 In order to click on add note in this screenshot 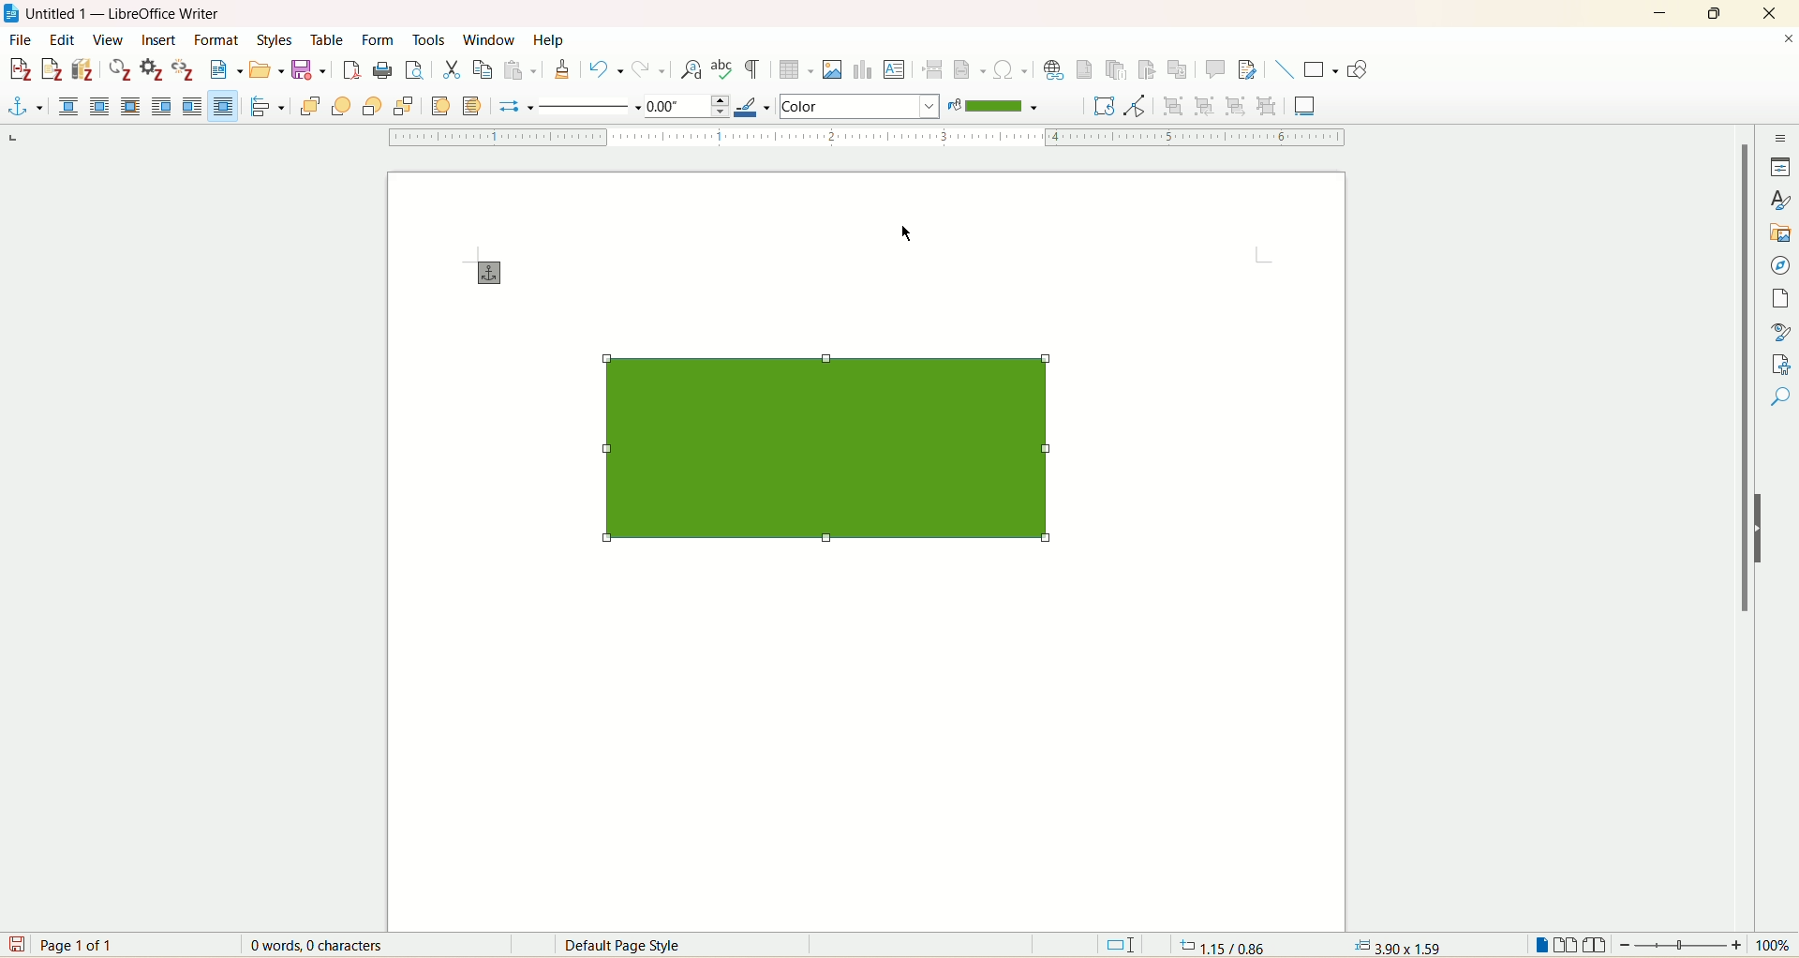, I will do `click(52, 70)`.